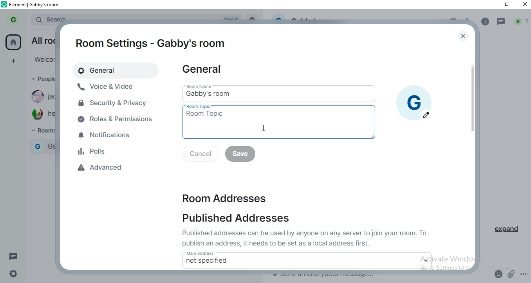 The width and height of the screenshot is (531, 283). What do you see at coordinates (240, 155) in the screenshot?
I see `save` at bounding box center [240, 155].